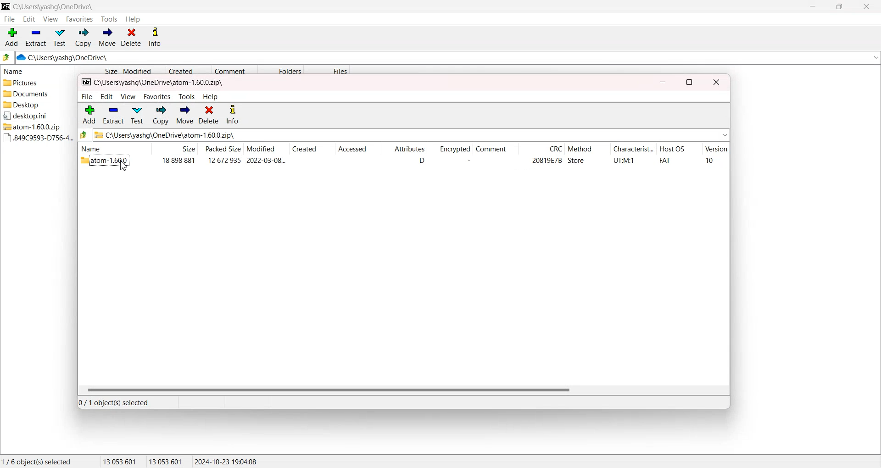  Describe the element at coordinates (184, 115) in the screenshot. I see `move` at that location.